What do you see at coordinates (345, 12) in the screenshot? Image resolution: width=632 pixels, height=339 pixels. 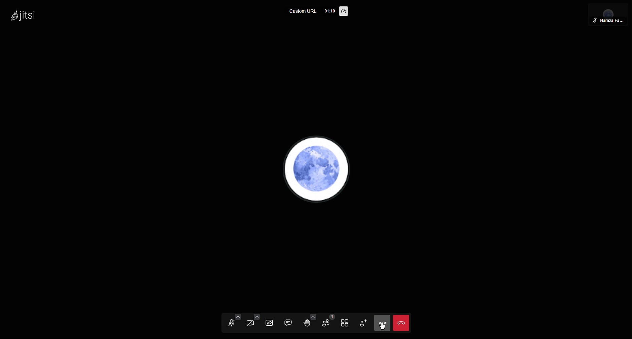 I see `Performance` at bounding box center [345, 12].